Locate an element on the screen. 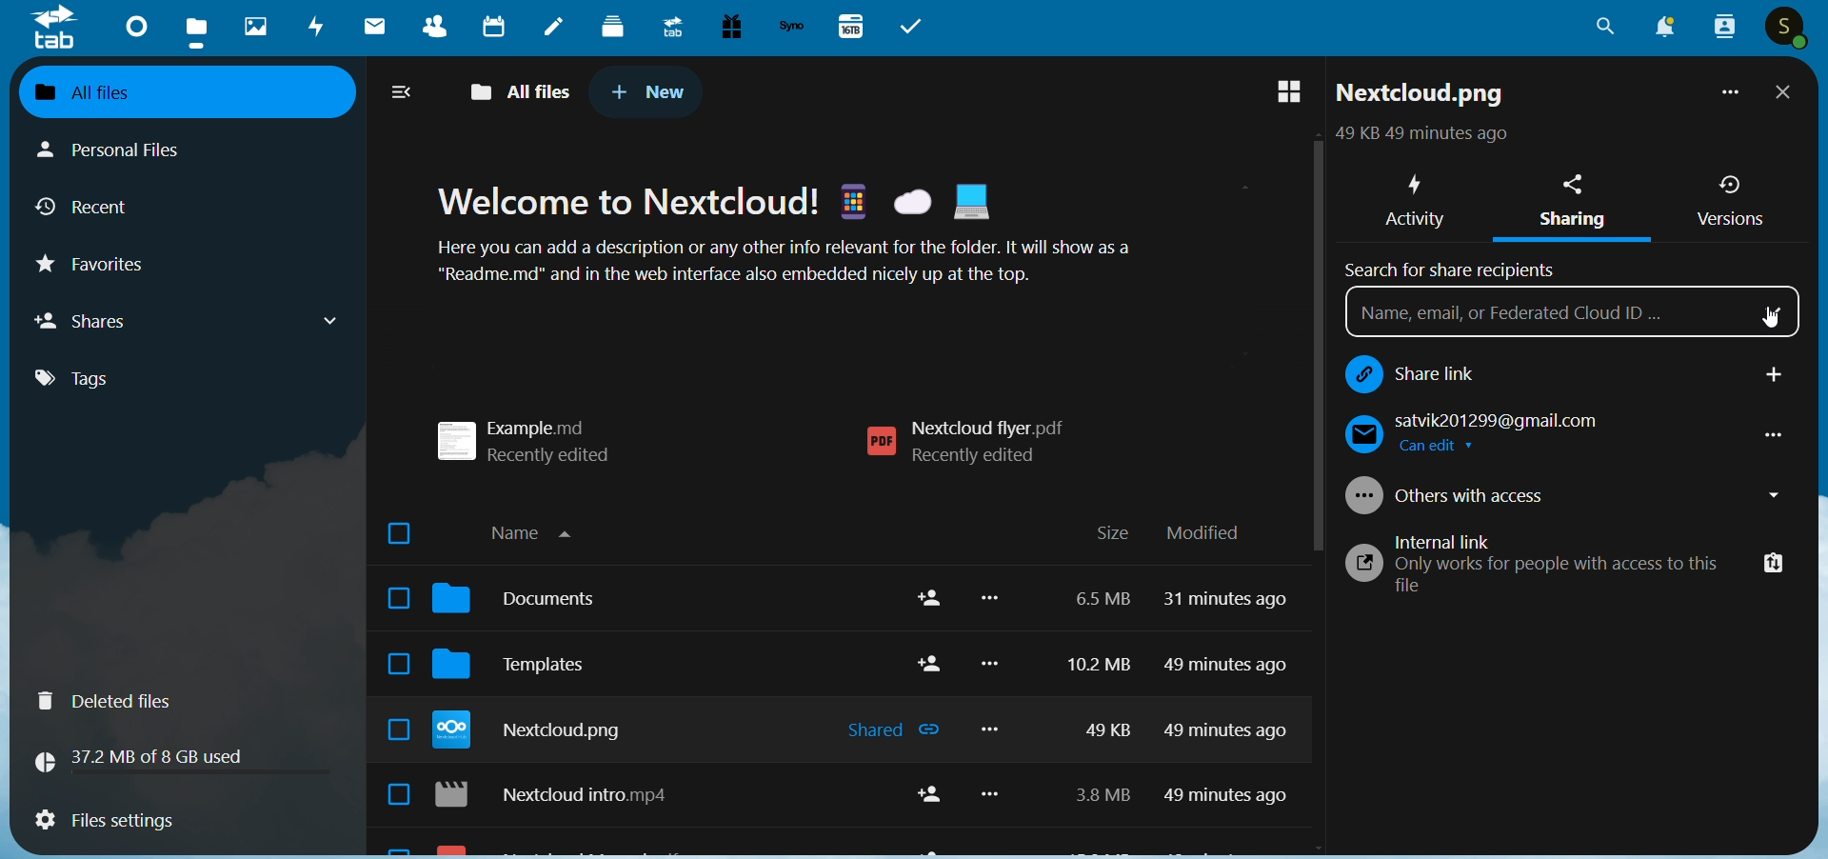  file size  is located at coordinates (1094, 703).